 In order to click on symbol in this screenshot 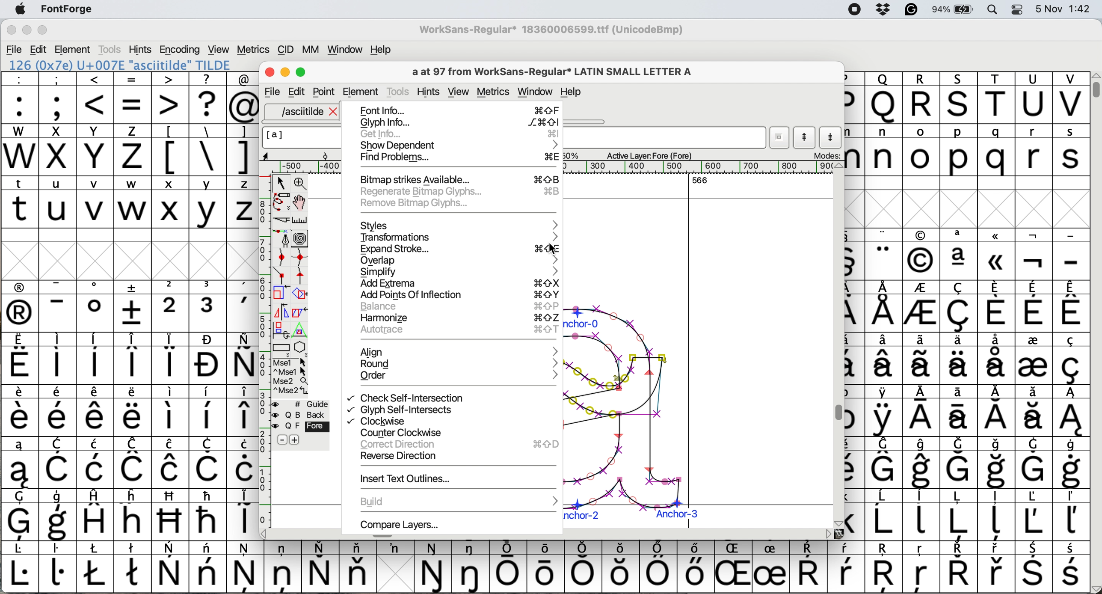, I will do `click(207, 411)`.